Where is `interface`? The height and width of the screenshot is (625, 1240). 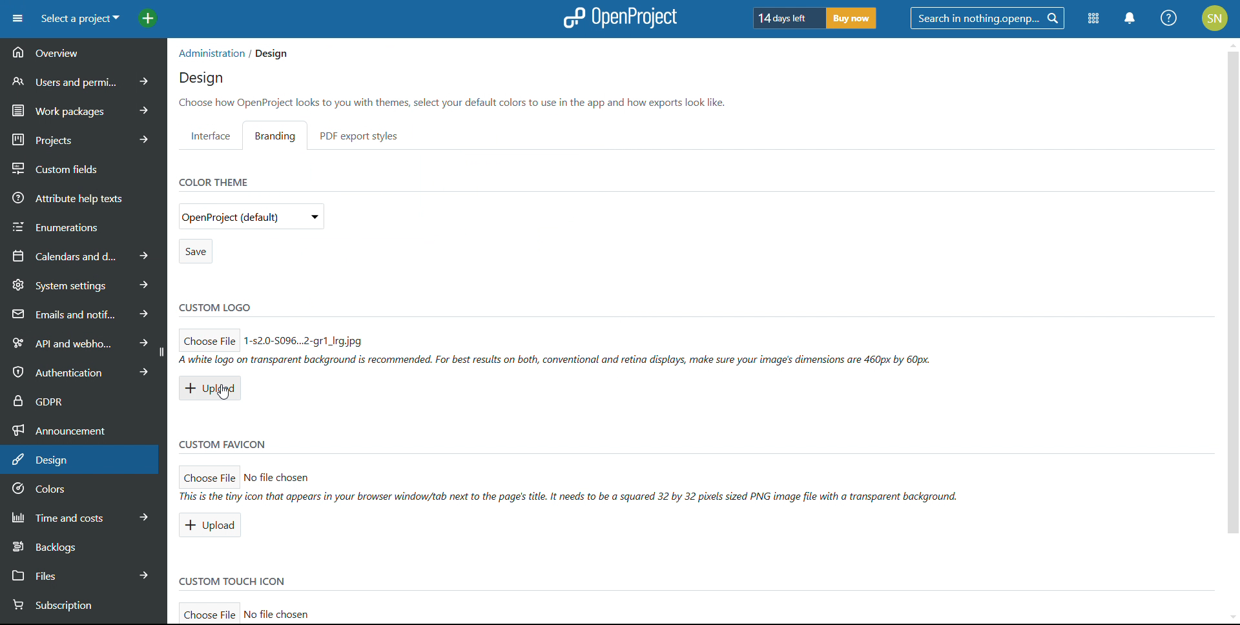 interface is located at coordinates (211, 135).